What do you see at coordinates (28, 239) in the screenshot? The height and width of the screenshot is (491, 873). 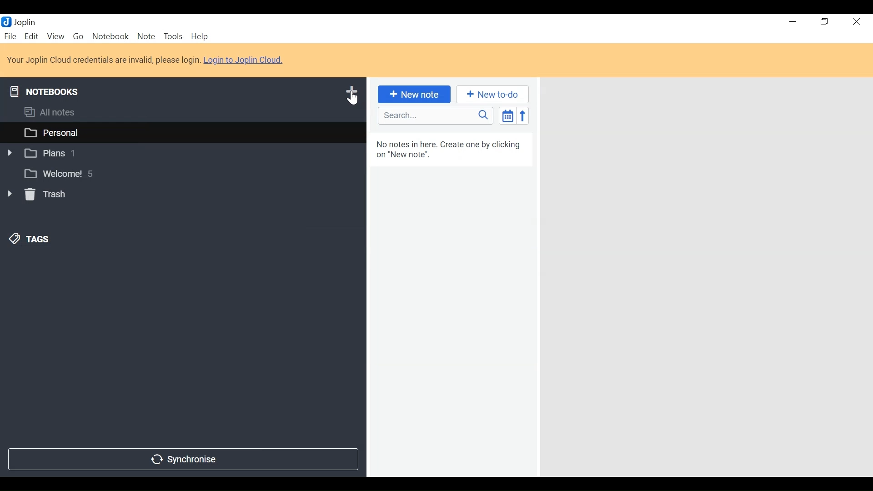 I see `Tags` at bounding box center [28, 239].